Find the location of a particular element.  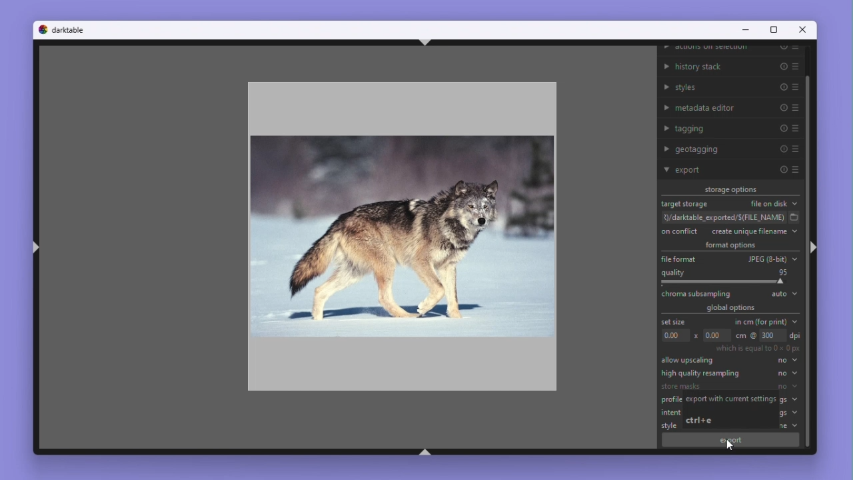

95 is located at coordinates (780, 273).